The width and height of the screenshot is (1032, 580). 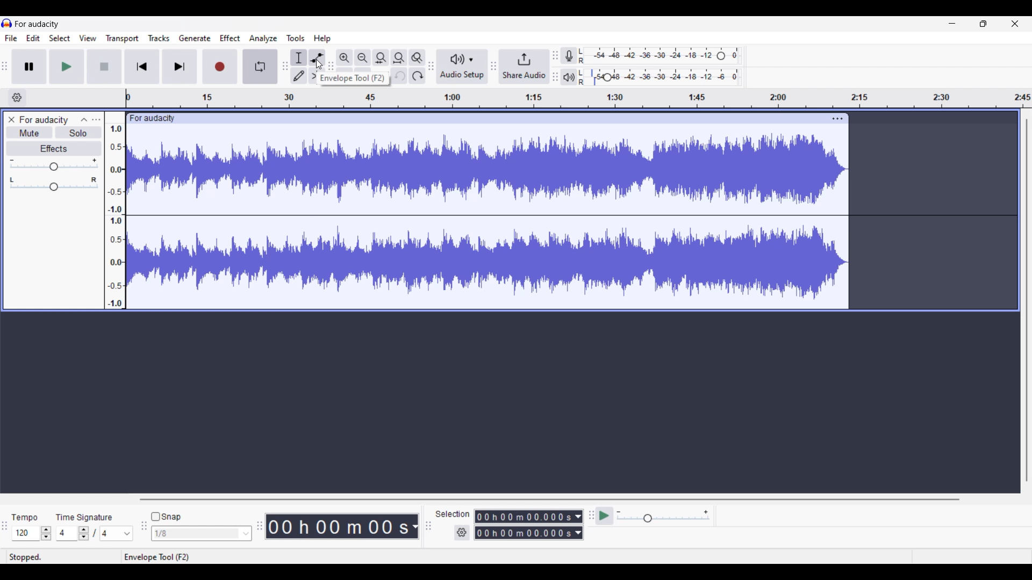 I want to click on Minimize , so click(x=952, y=24).